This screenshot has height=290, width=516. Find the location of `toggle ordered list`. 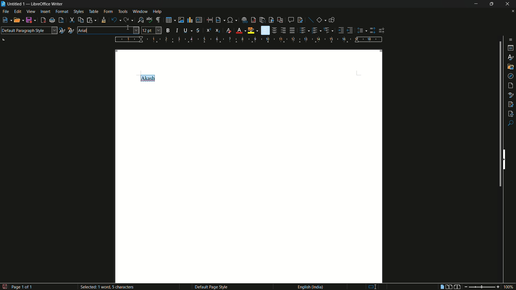

toggle ordered list is located at coordinates (315, 30).